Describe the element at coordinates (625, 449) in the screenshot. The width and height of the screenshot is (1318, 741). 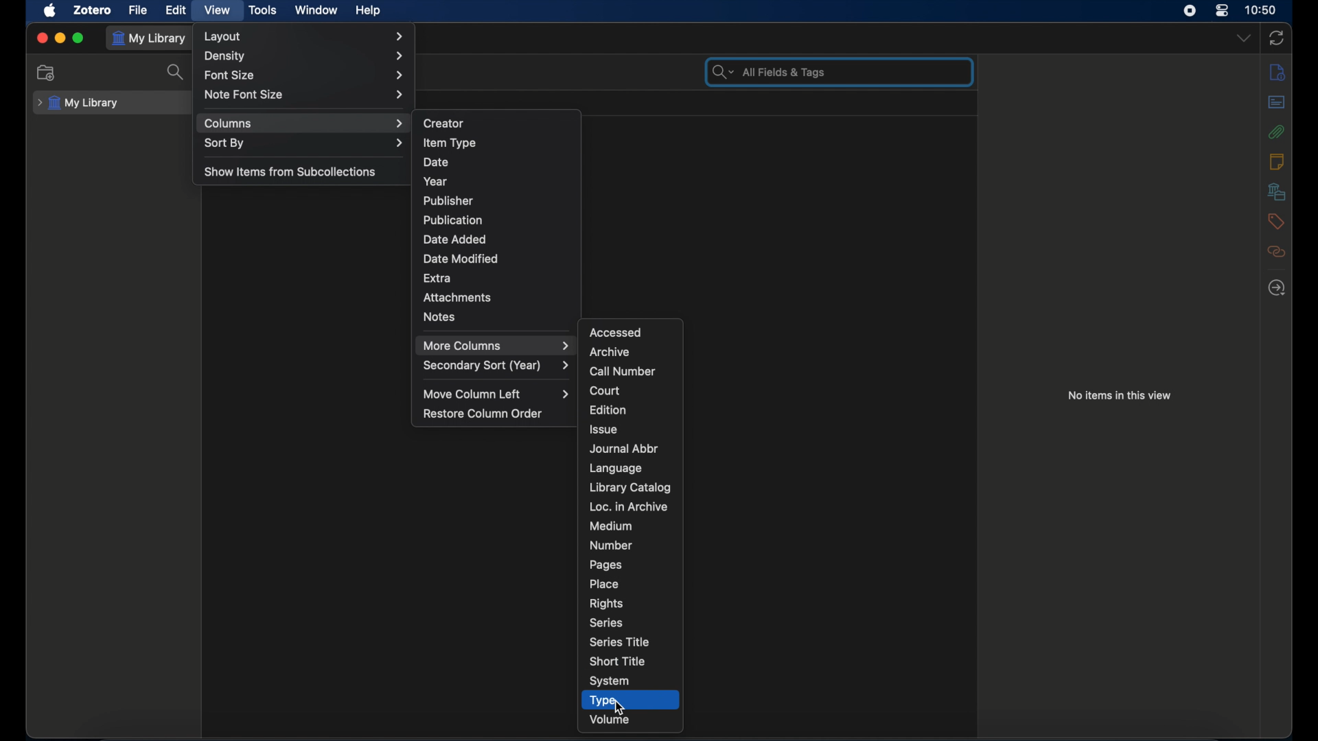
I see `journal abbr` at that location.